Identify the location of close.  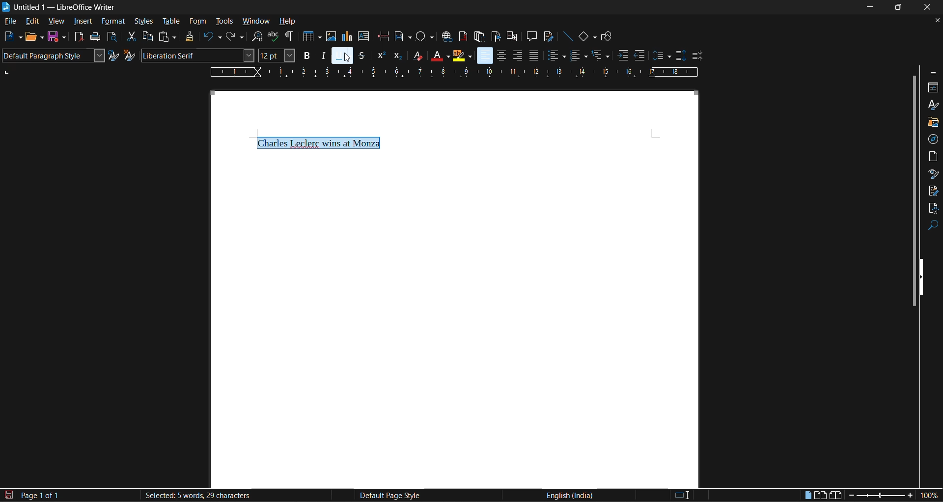
(928, 7).